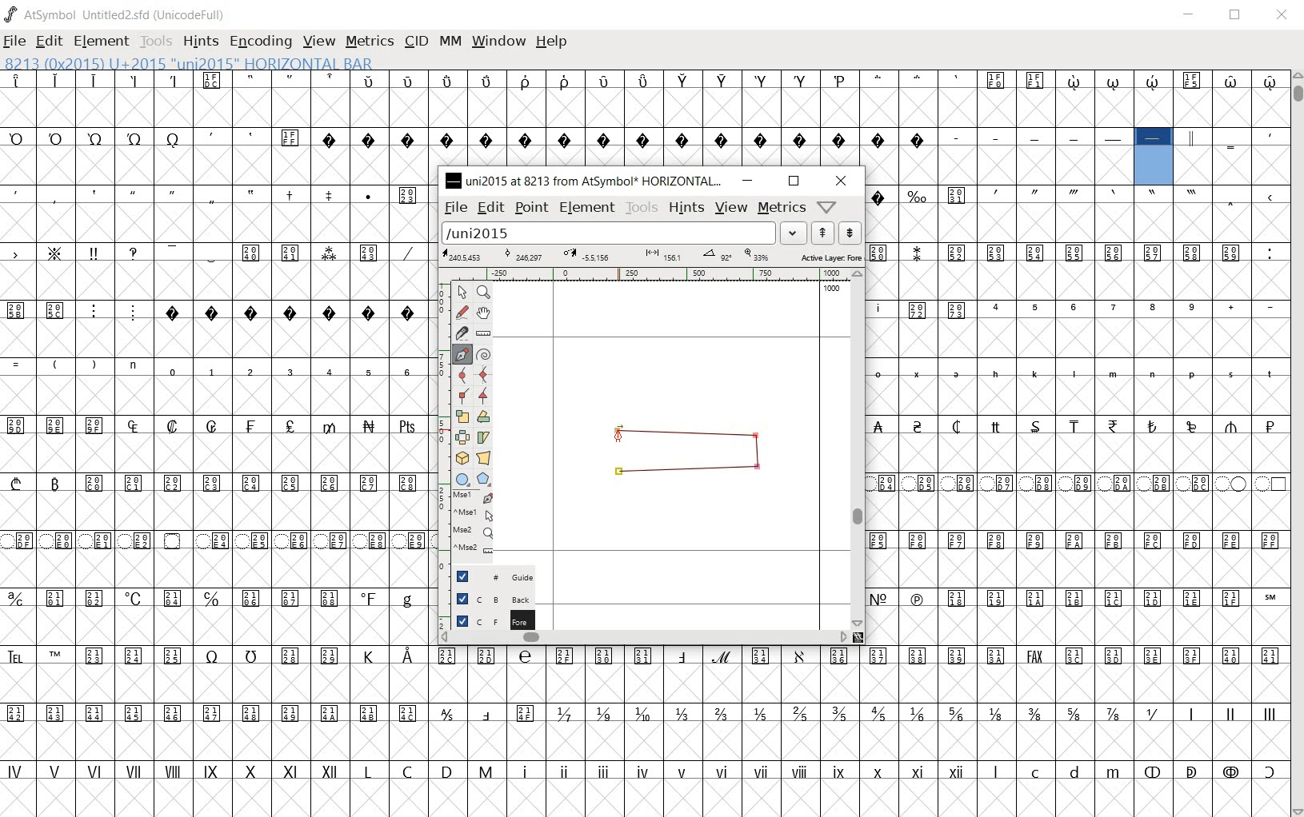 The width and height of the screenshot is (1304, 817). Describe the element at coordinates (372, 42) in the screenshot. I see `METRICS` at that location.